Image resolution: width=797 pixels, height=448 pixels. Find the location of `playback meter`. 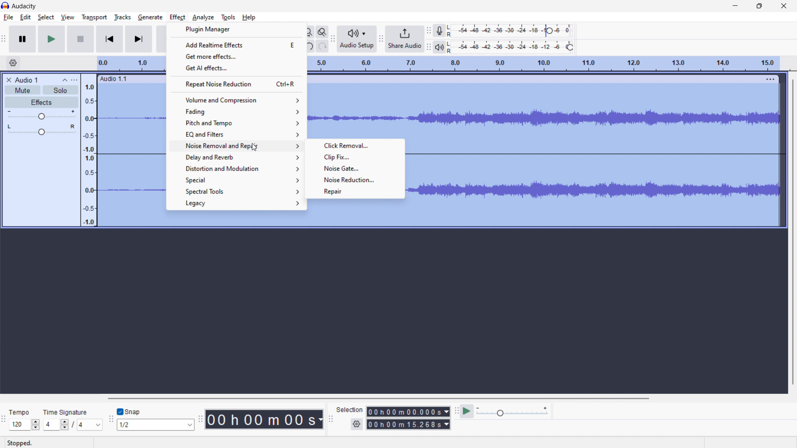

playback meter is located at coordinates (439, 47).